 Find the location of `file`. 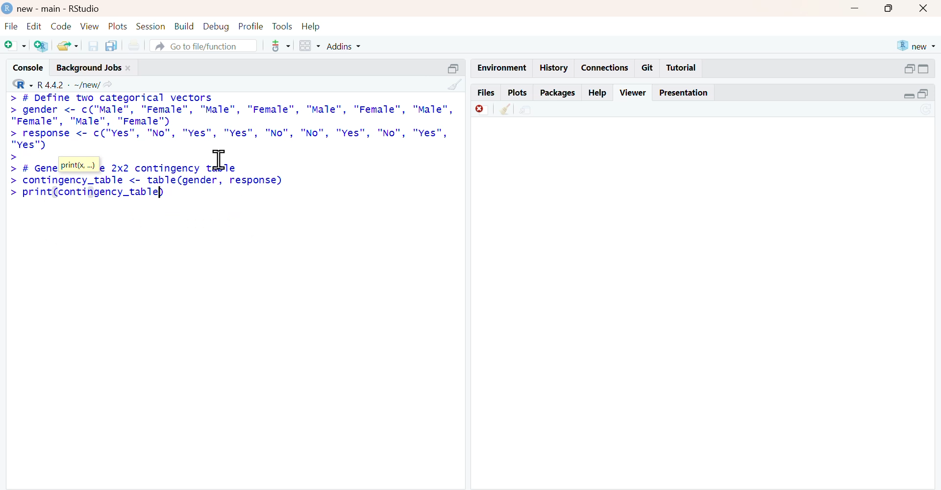

file is located at coordinates (13, 26).